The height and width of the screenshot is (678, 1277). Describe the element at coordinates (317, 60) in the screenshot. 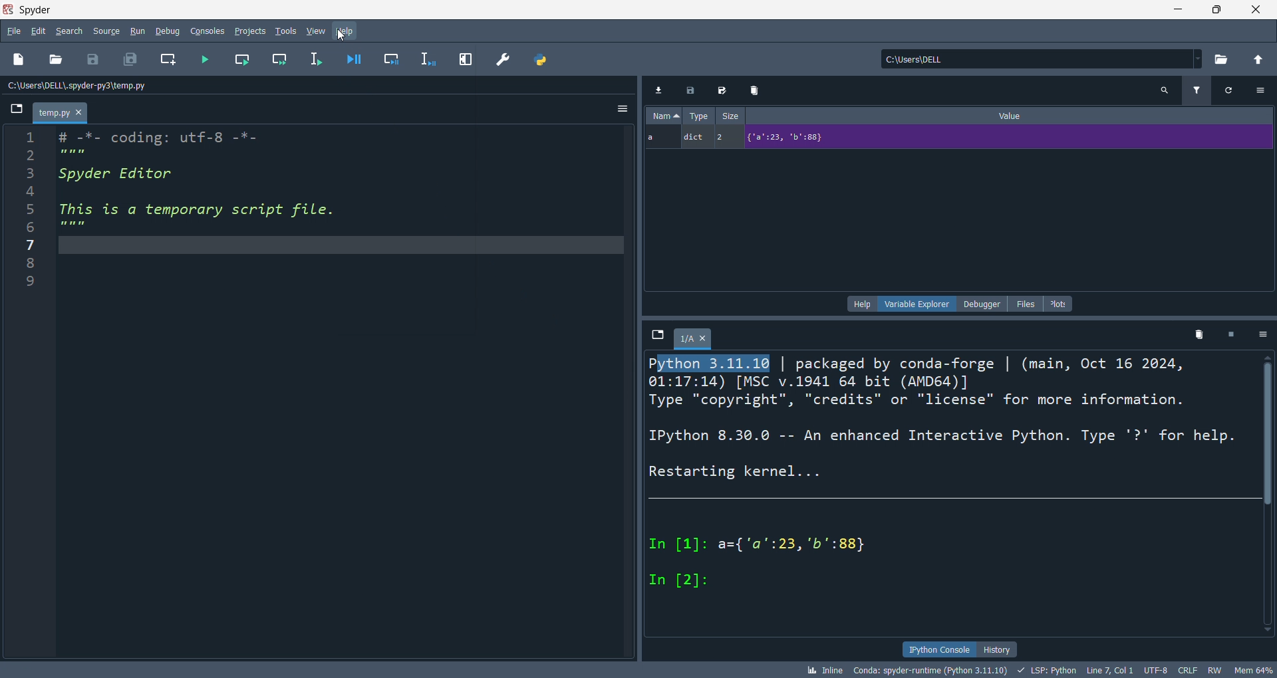

I see `run line` at that location.